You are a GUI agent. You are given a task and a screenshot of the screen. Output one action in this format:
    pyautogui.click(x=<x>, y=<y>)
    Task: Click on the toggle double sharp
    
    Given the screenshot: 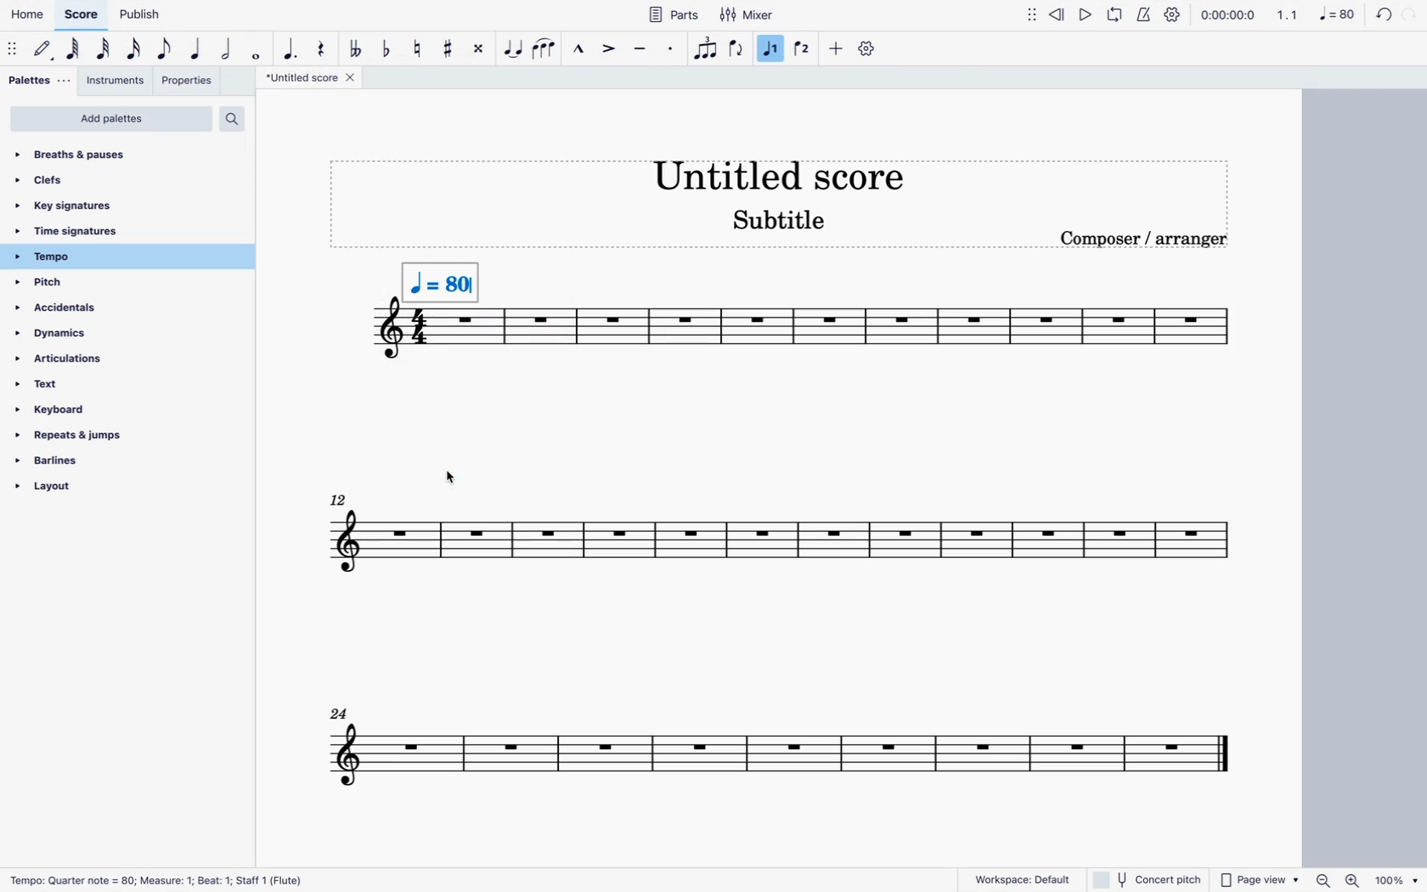 What is the action you would take?
    pyautogui.click(x=477, y=49)
    